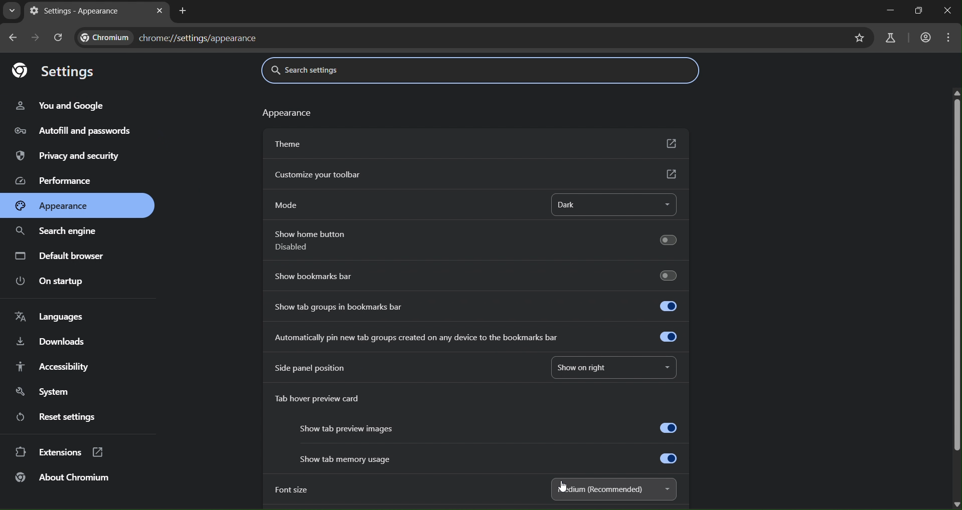  Describe the element at coordinates (477, 174) in the screenshot. I see `customize yr toolbar` at that location.